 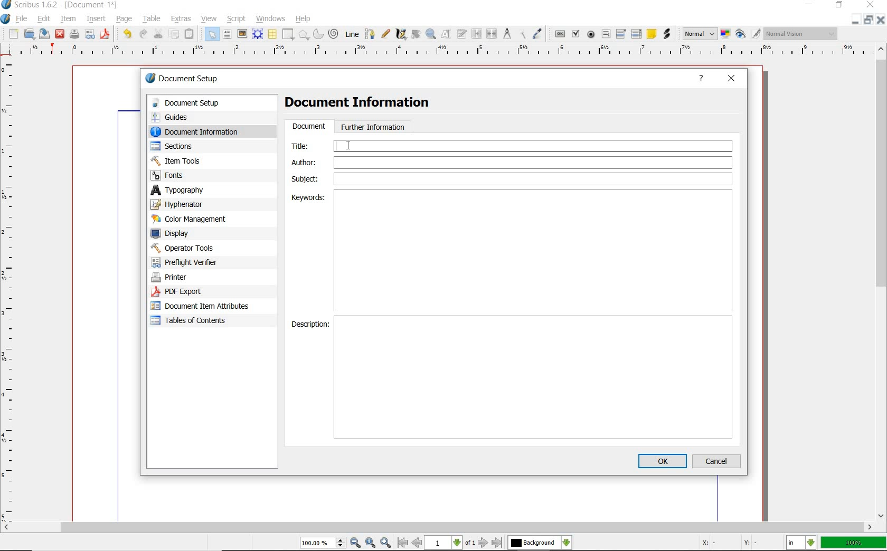 What do you see at coordinates (105, 35) in the screenshot?
I see `save as pdf` at bounding box center [105, 35].